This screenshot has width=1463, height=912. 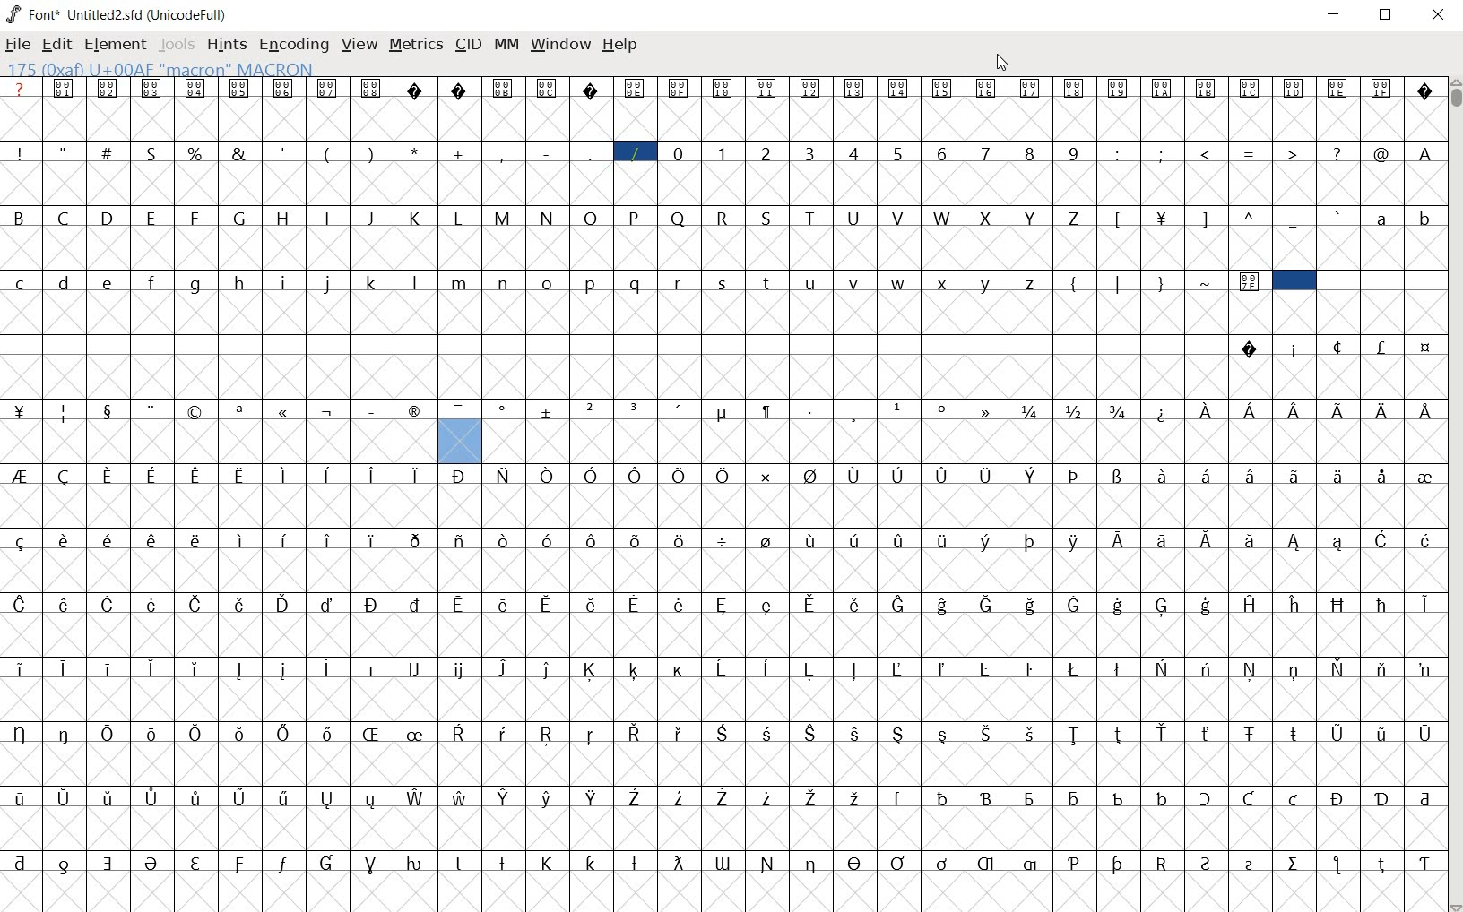 I want to click on T, so click(x=810, y=217).